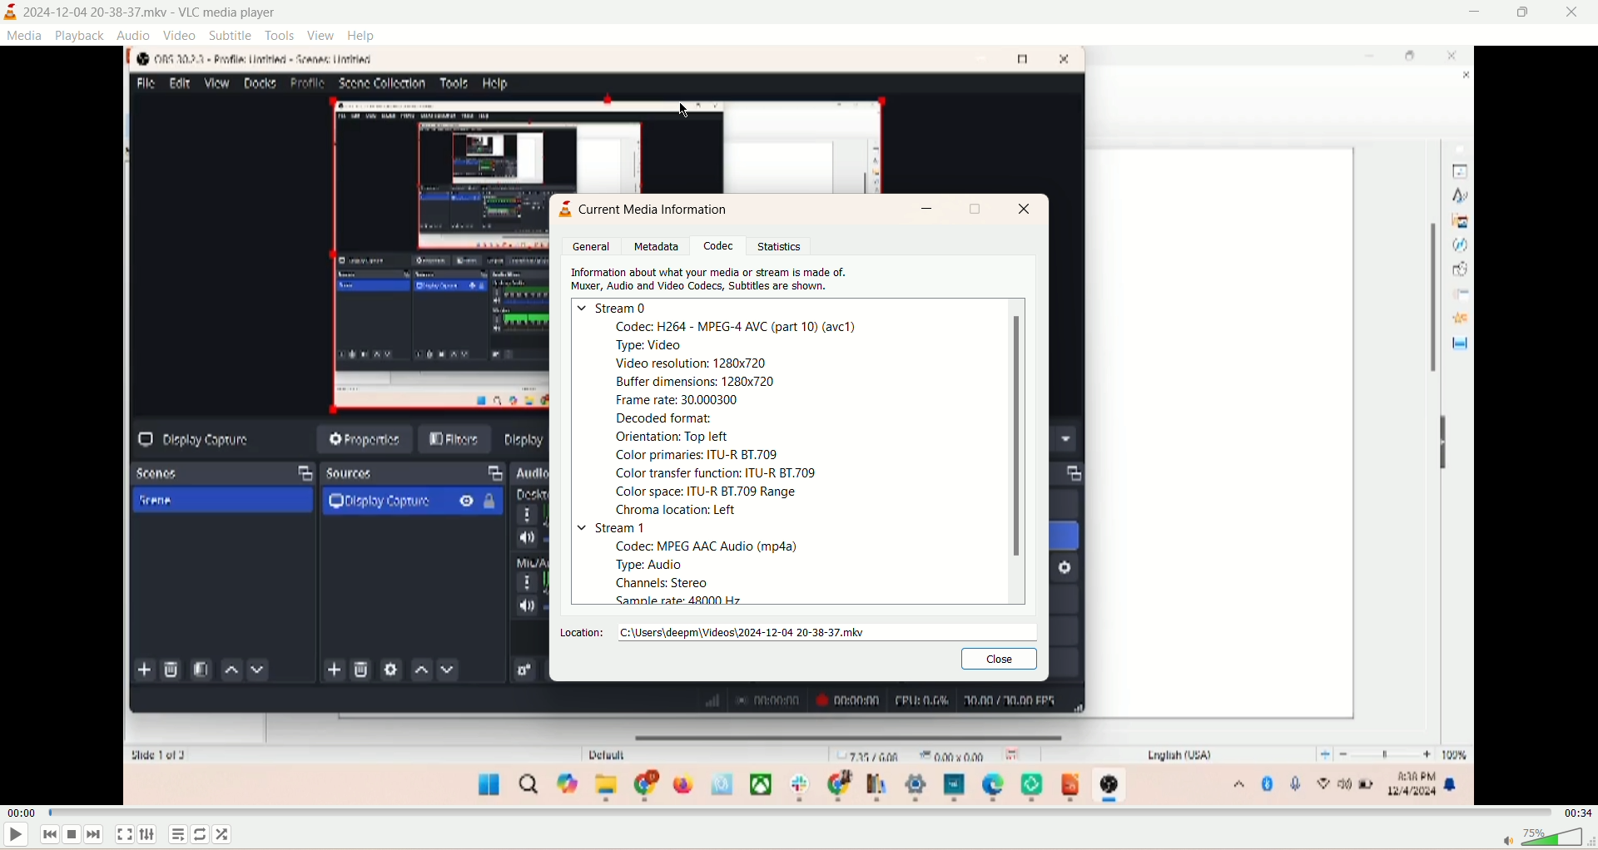 Image resolution: width=1598 pixels, height=850 pixels. Describe the element at coordinates (1012, 453) in the screenshot. I see `vertical scroll bar` at that location.